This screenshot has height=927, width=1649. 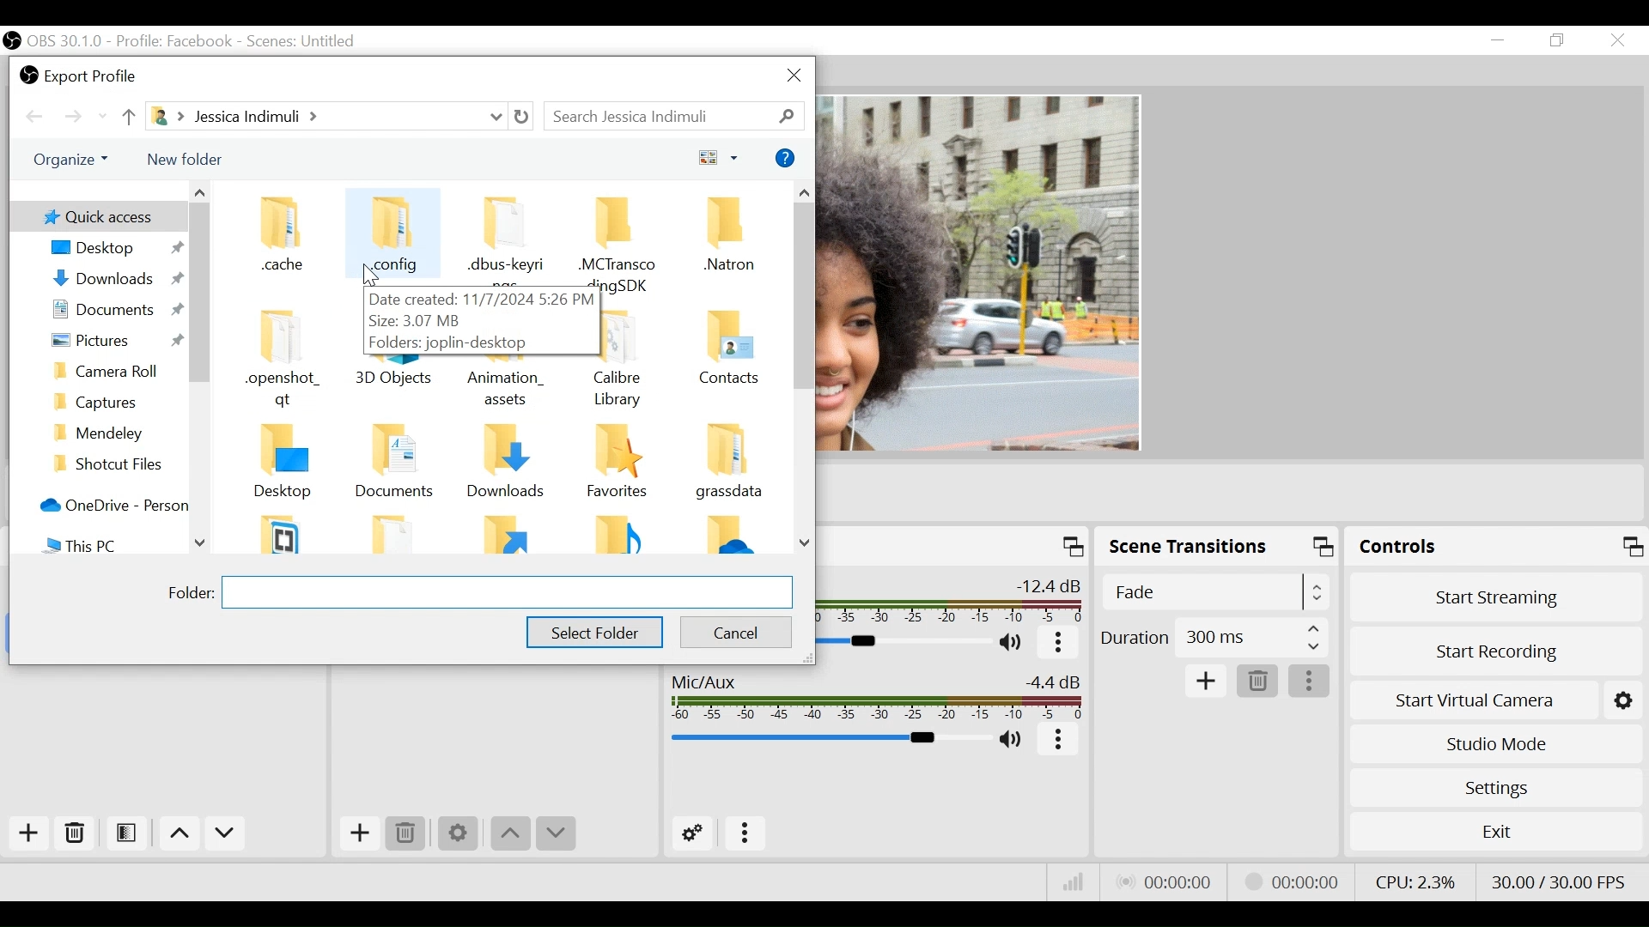 I want to click on Folder, so click(x=728, y=536).